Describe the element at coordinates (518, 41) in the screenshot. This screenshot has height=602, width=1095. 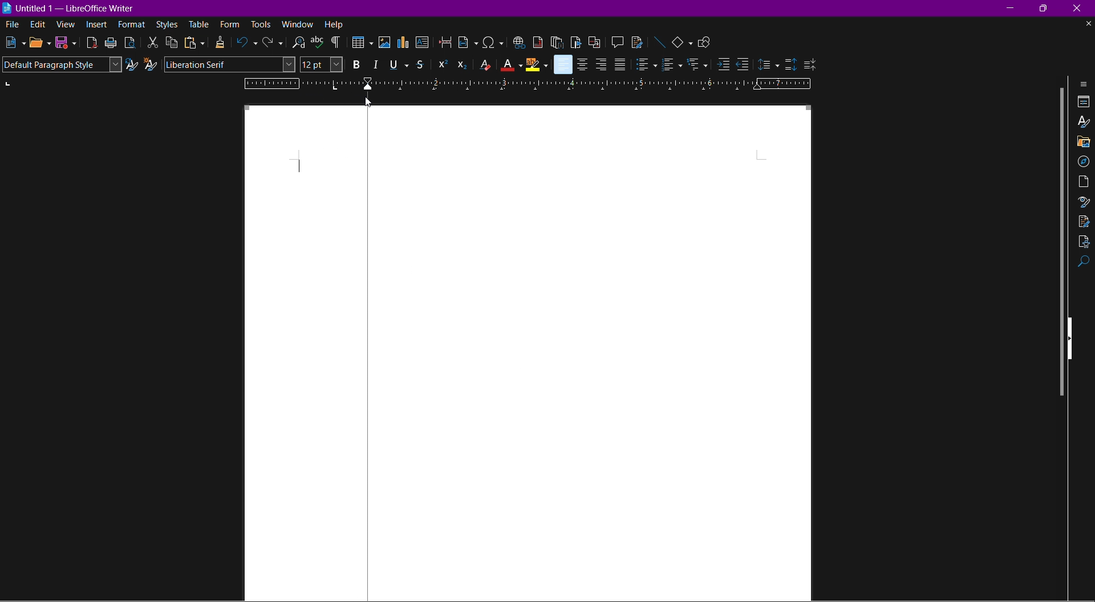
I see `Insert link` at that location.